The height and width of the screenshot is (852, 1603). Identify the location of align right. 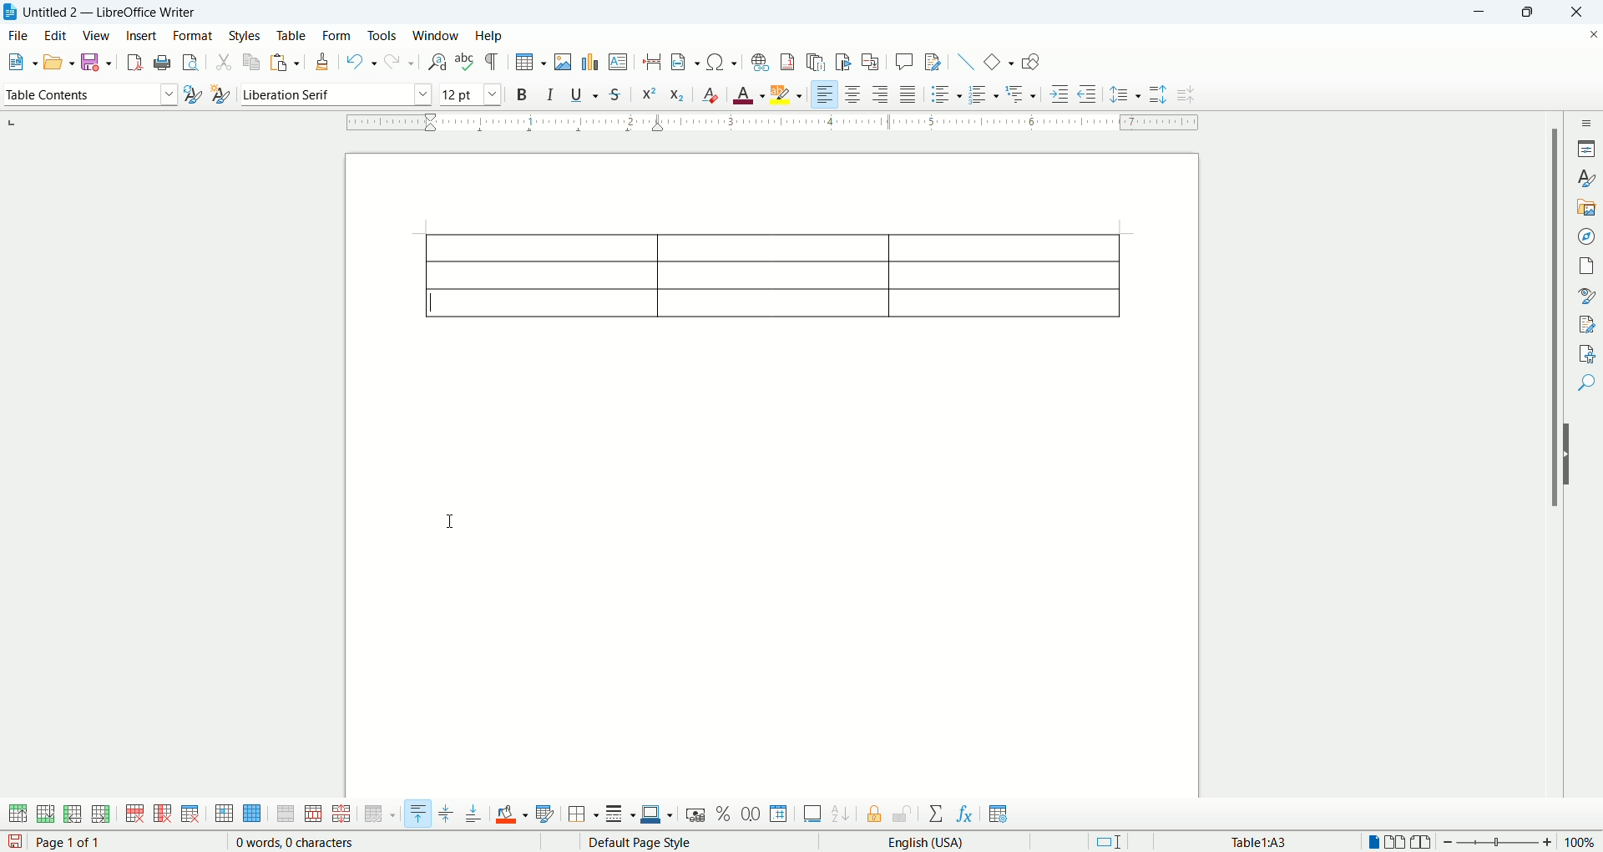
(878, 96).